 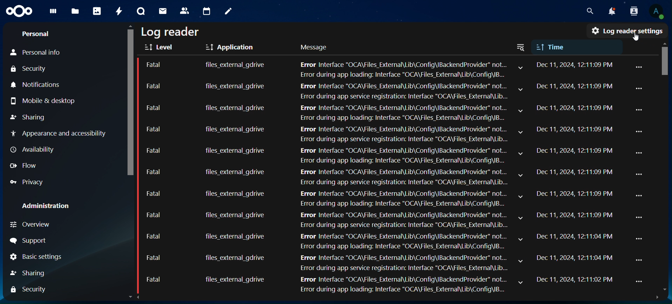 I want to click on ..., so click(x=639, y=88).